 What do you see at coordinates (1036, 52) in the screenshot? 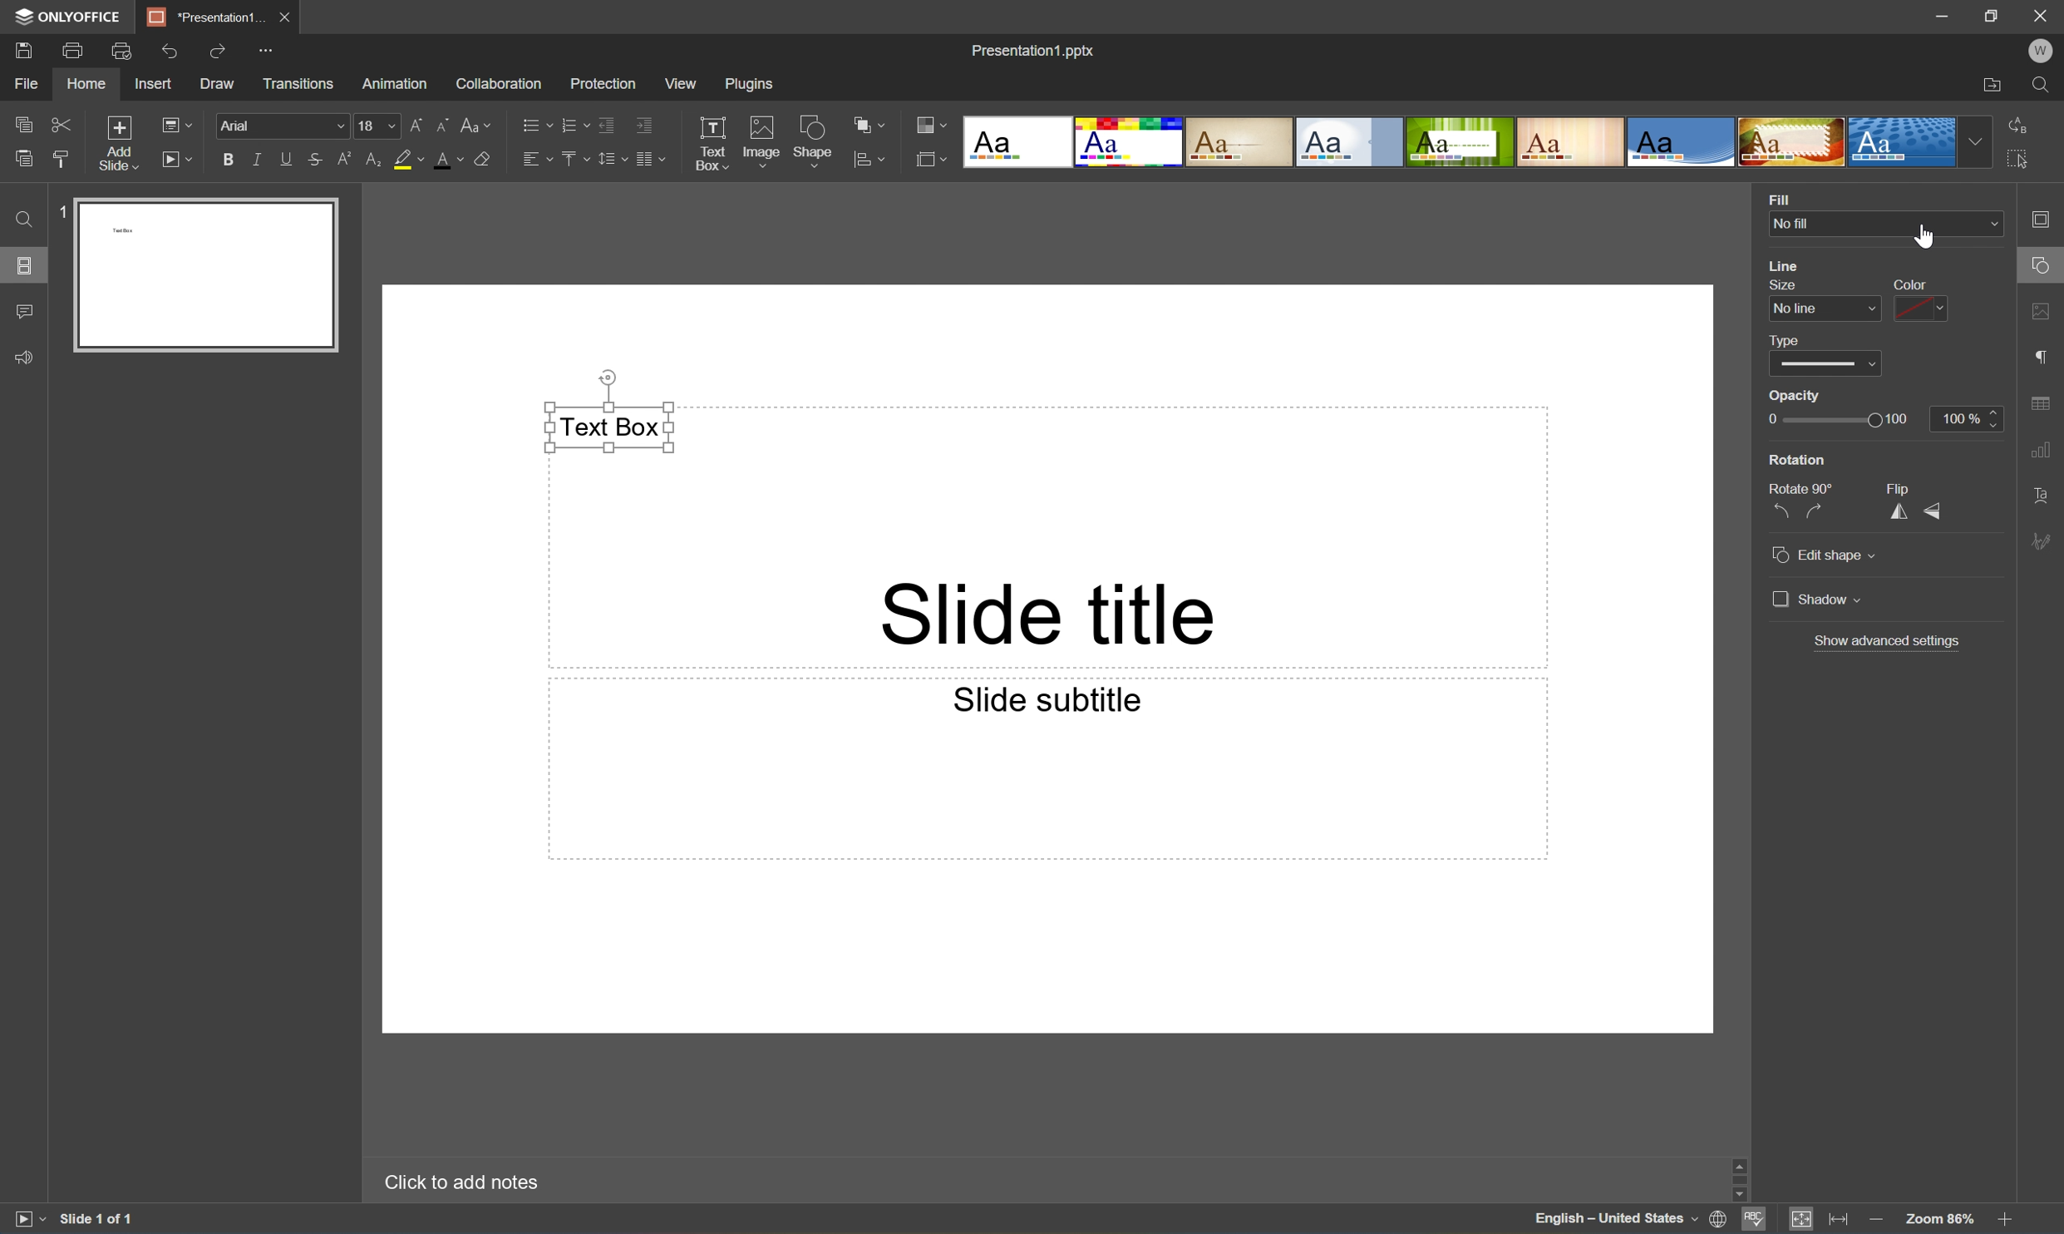
I see `Presentation1.pptx` at bounding box center [1036, 52].